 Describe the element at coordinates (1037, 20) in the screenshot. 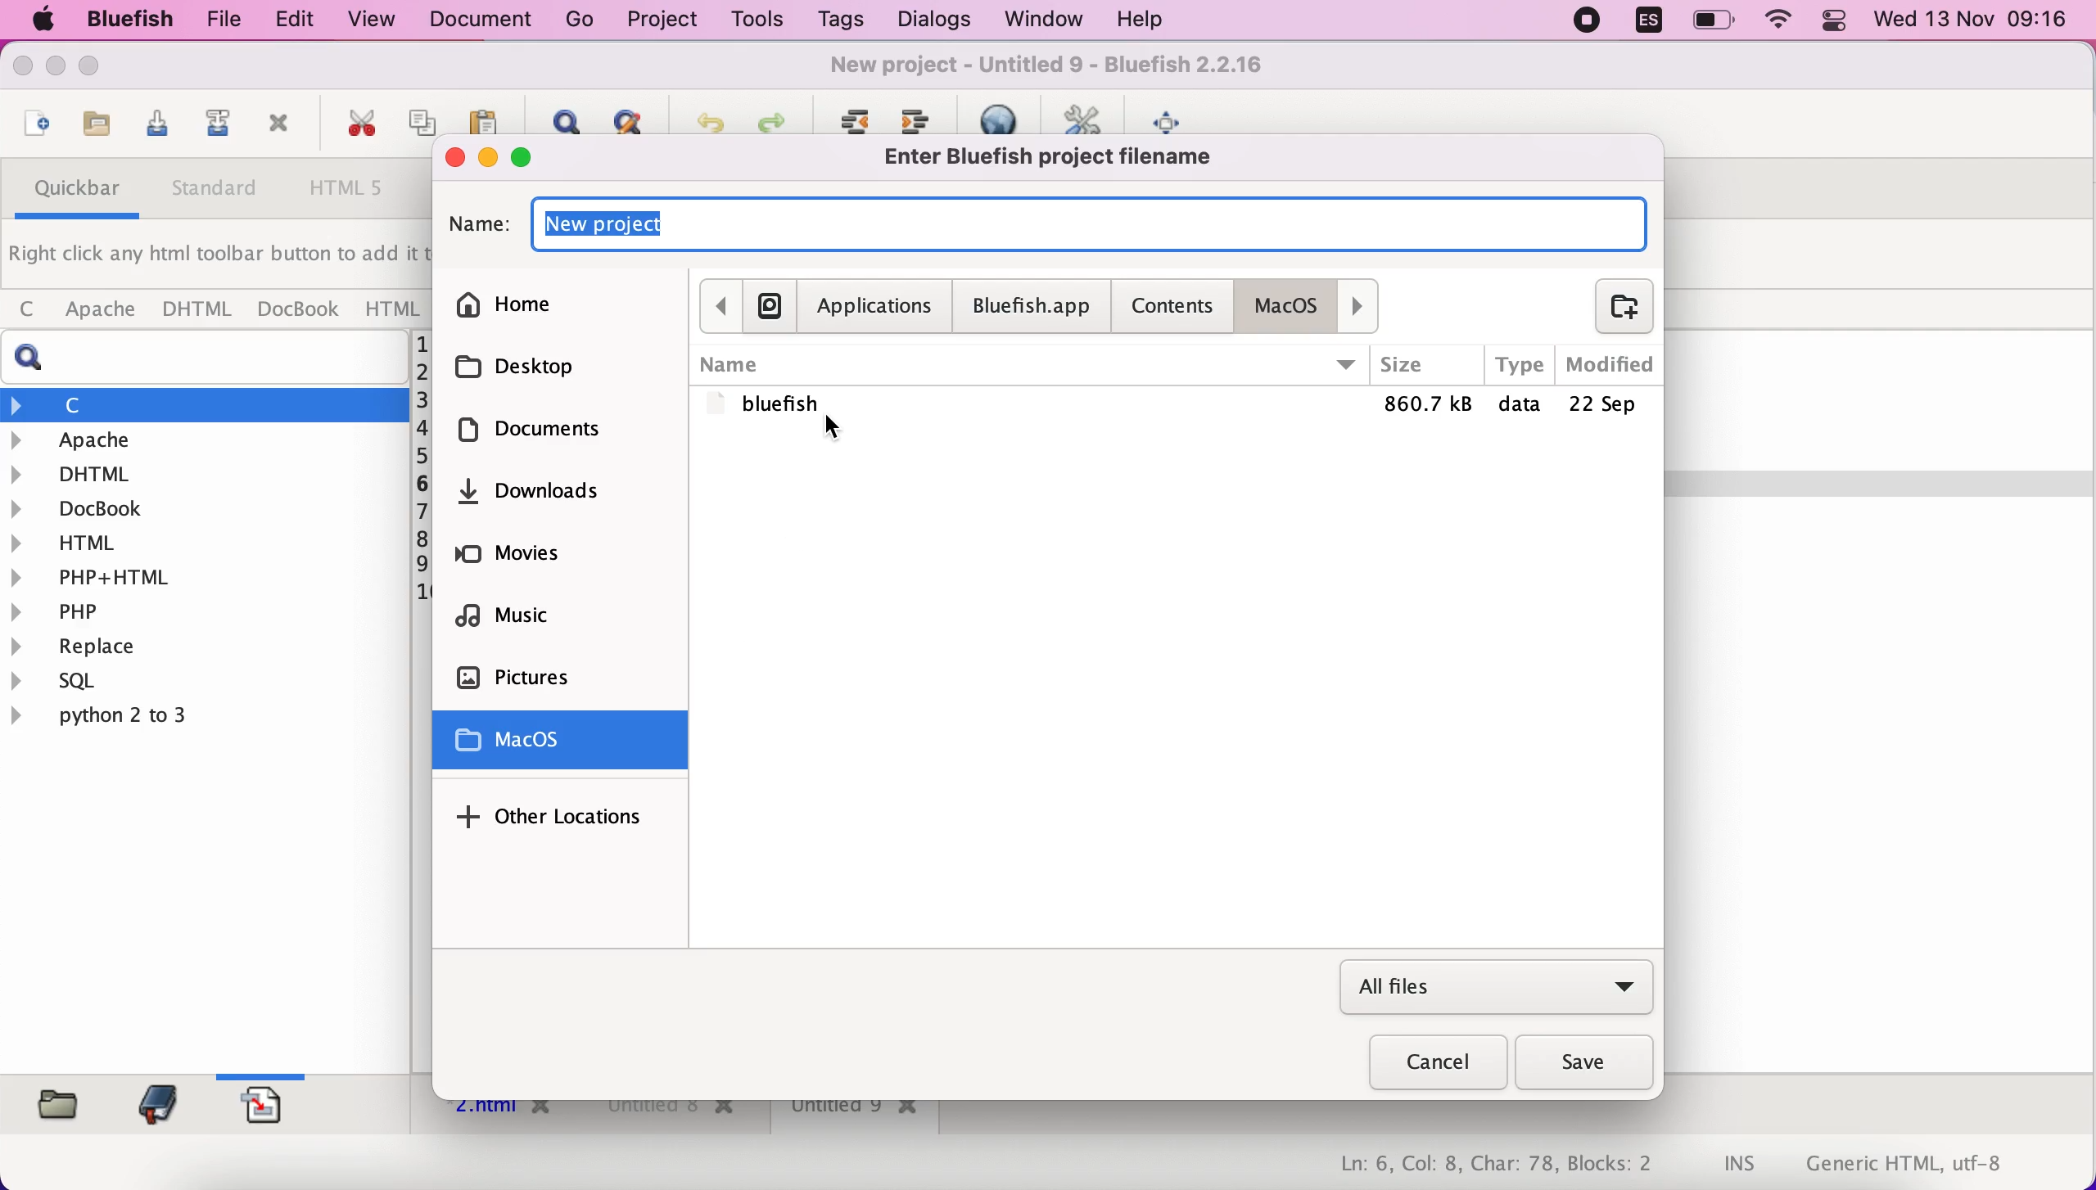

I see `window` at that location.